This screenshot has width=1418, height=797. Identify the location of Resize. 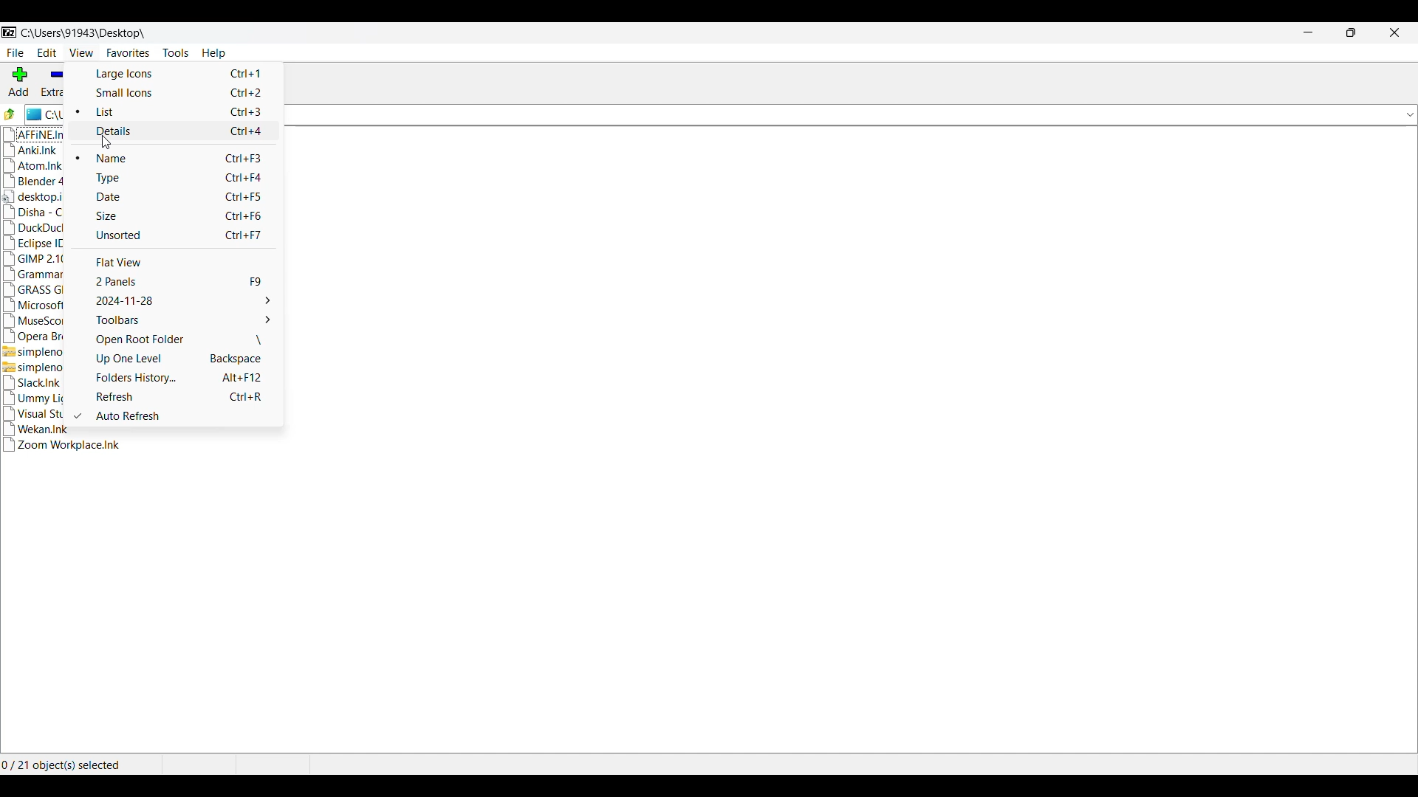
(1352, 32).